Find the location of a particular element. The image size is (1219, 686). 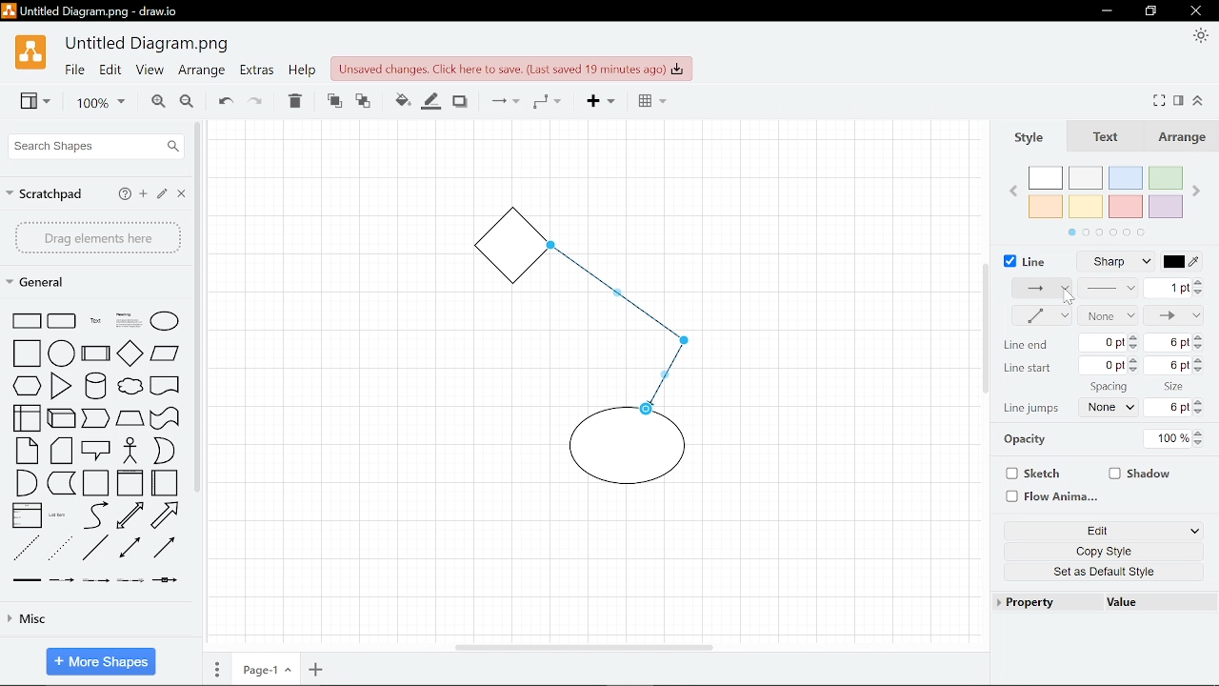

shape is located at coordinates (97, 386).